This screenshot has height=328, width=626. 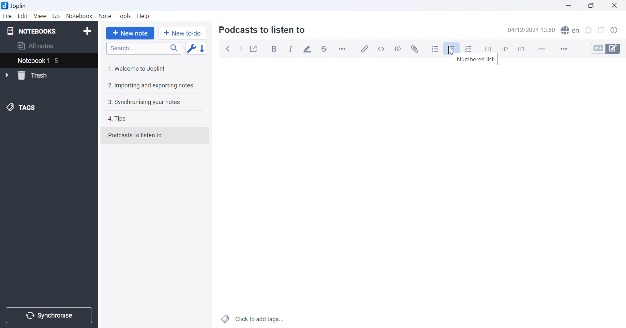 I want to click on New to-do, so click(x=184, y=33).